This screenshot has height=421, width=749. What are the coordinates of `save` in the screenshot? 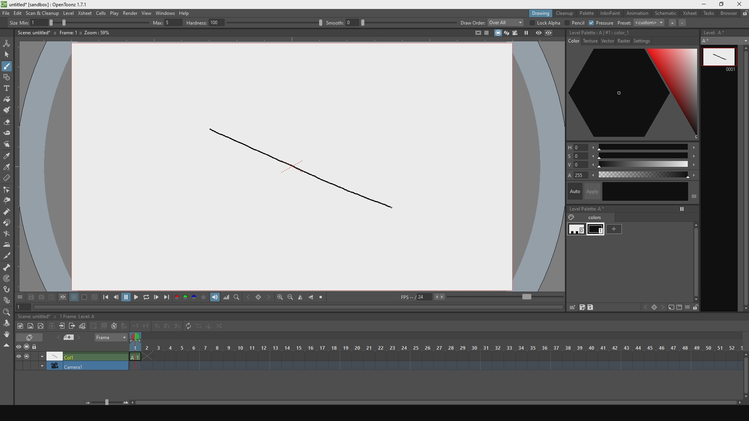 It's located at (31, 297).